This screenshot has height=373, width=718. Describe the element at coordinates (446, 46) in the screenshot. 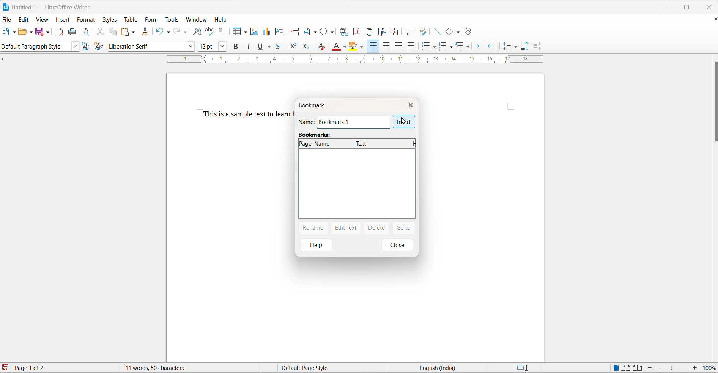

I see `` at that location.